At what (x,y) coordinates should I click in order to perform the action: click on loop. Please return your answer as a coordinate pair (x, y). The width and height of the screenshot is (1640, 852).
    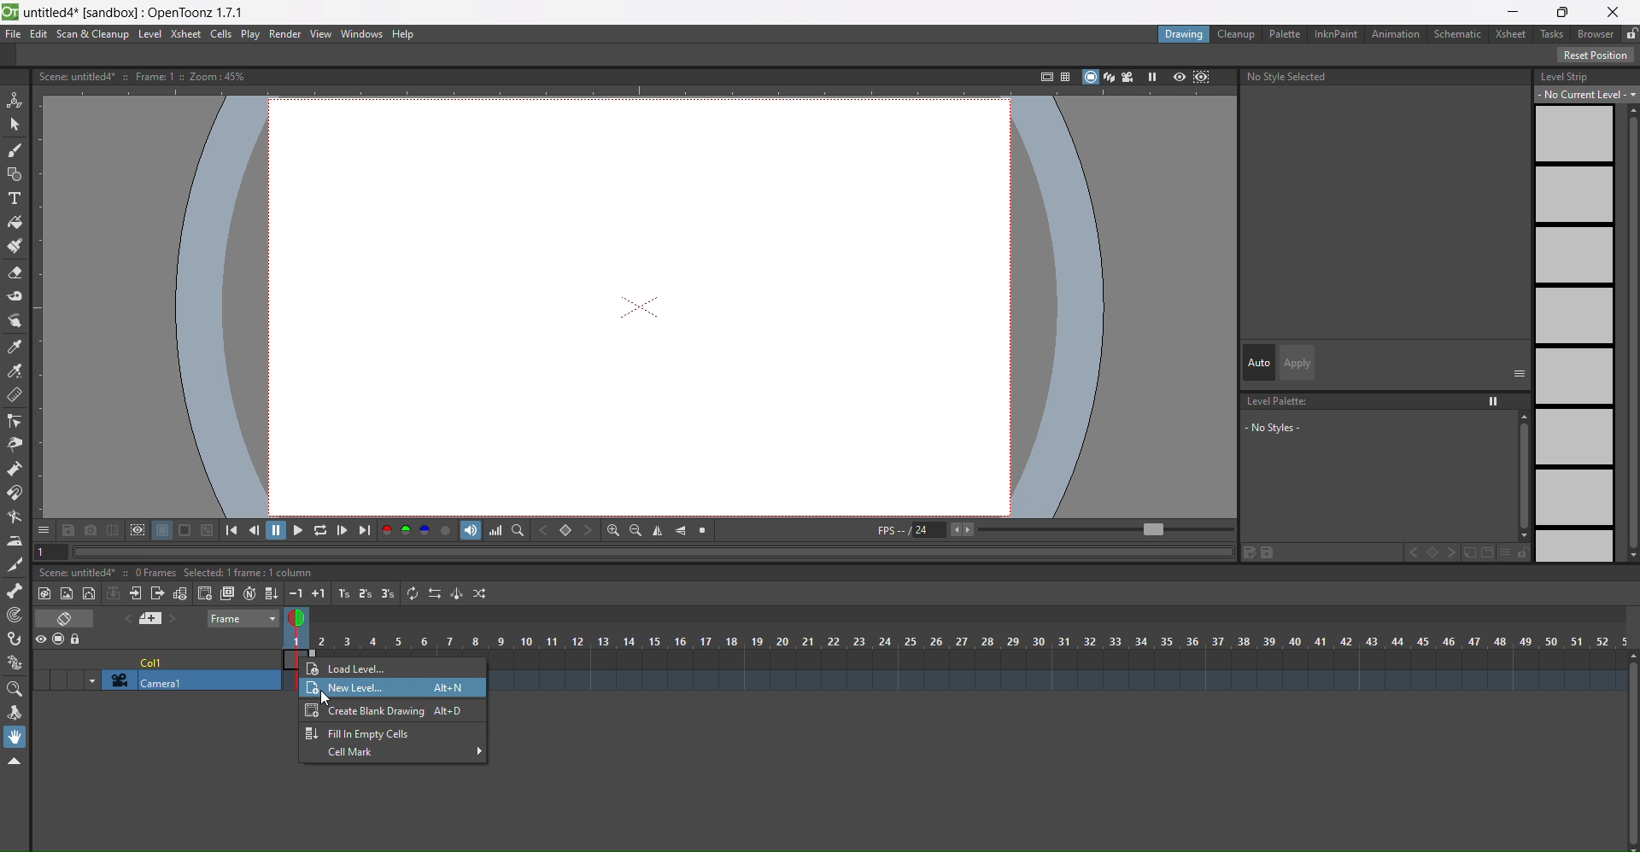
    Looking at the image, I should click on (320, 529).